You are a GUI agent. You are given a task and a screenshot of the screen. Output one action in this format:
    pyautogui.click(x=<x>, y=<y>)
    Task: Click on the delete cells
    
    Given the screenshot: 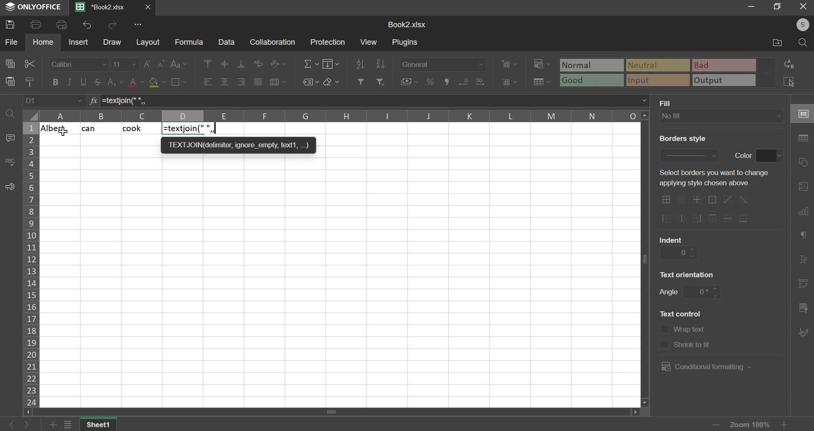 What is the action you would take?
    pyautogui.click(x=510, y=82)
    